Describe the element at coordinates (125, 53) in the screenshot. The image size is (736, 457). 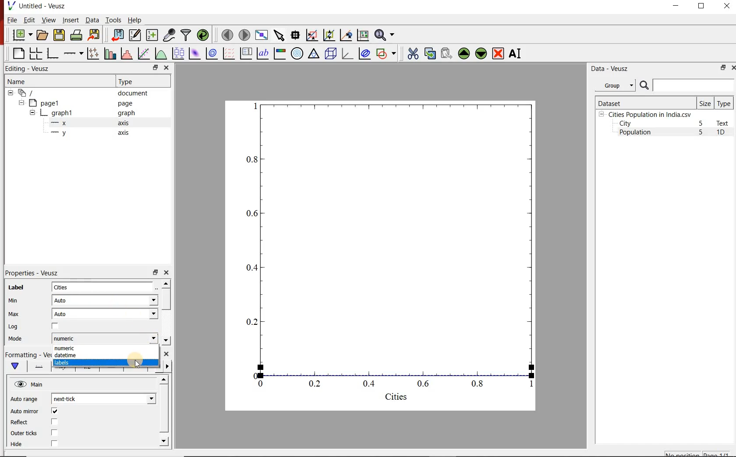
I see `histogram of a dataset` at that location.